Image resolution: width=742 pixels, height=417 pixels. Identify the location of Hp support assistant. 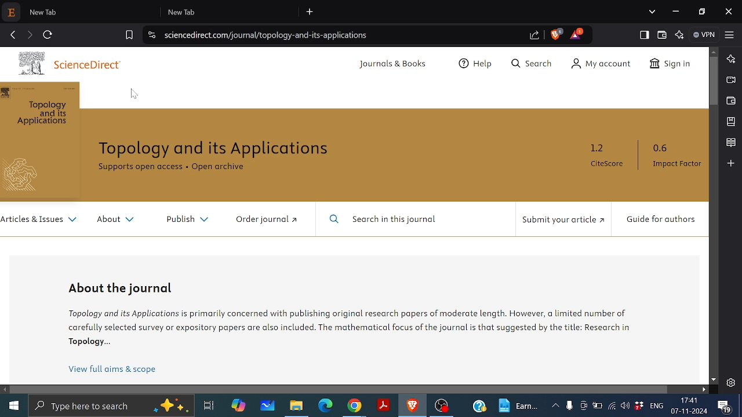
(479, 407).